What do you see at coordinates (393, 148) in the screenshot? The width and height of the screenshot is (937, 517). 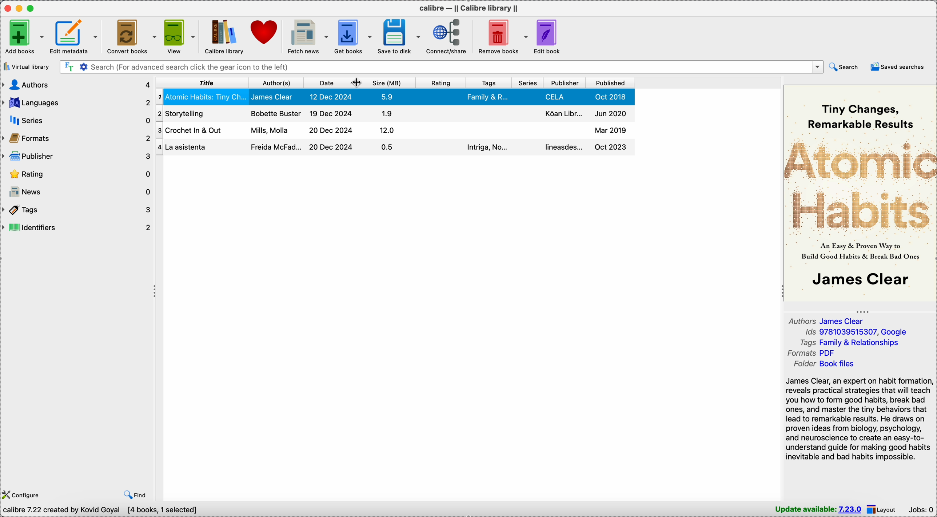 I see `storytellig book details` at bounding box center [393, 148].